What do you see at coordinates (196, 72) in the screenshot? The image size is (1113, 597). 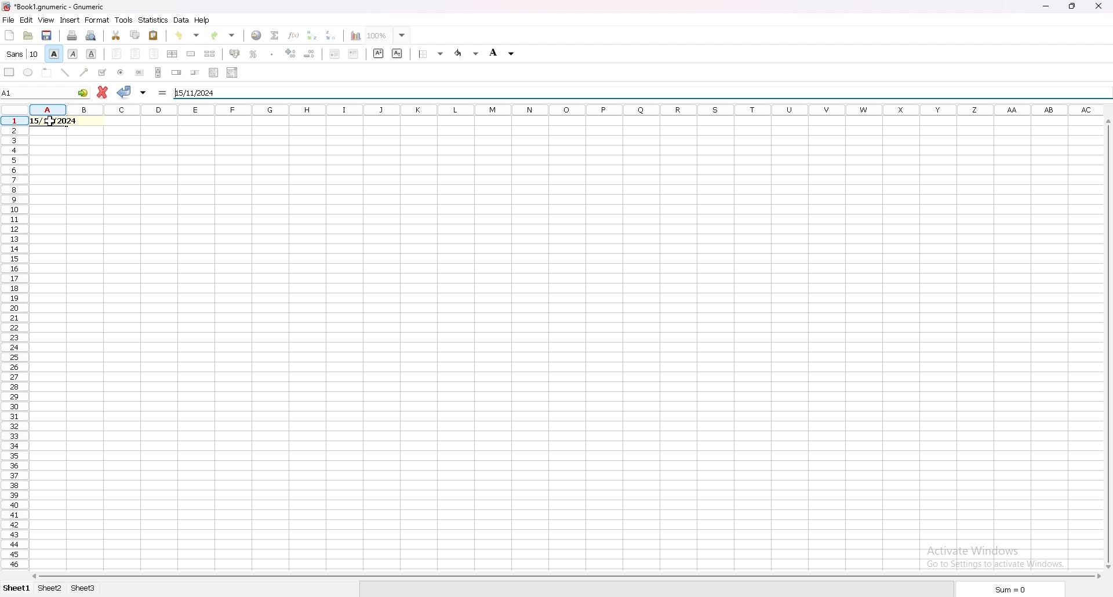 I see `slider` at bounding box center [196, 72].